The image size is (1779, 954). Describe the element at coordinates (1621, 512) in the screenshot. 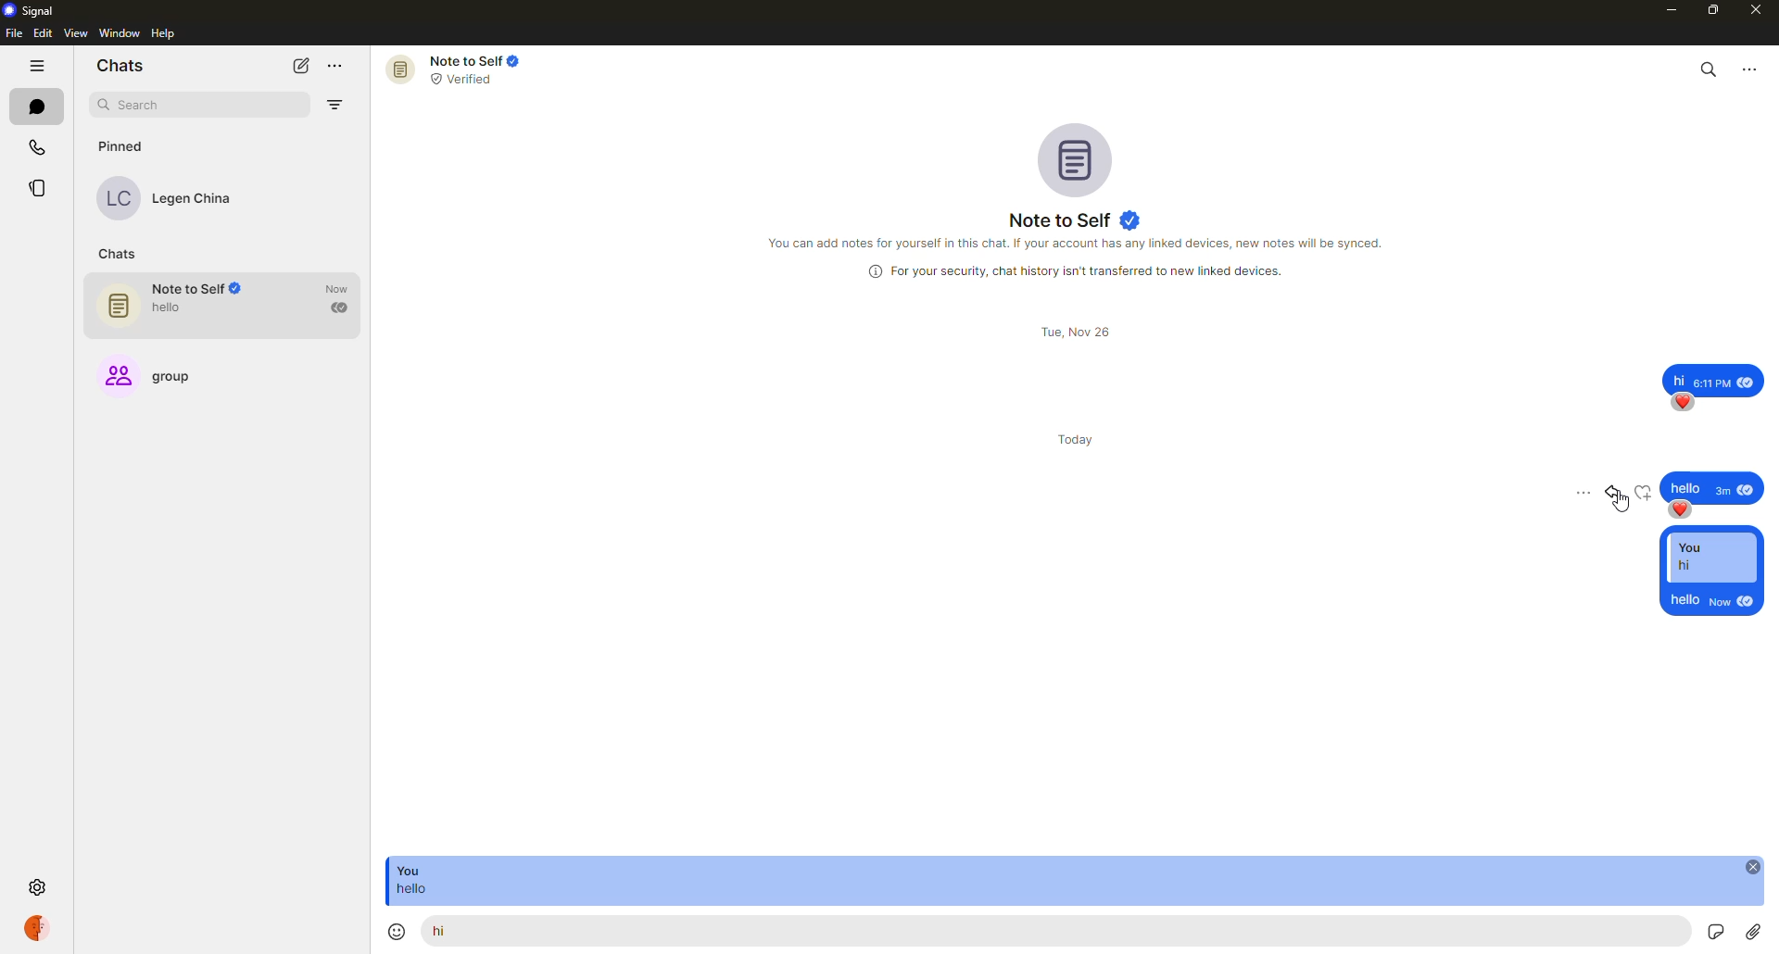

I see `cursor` at that location.